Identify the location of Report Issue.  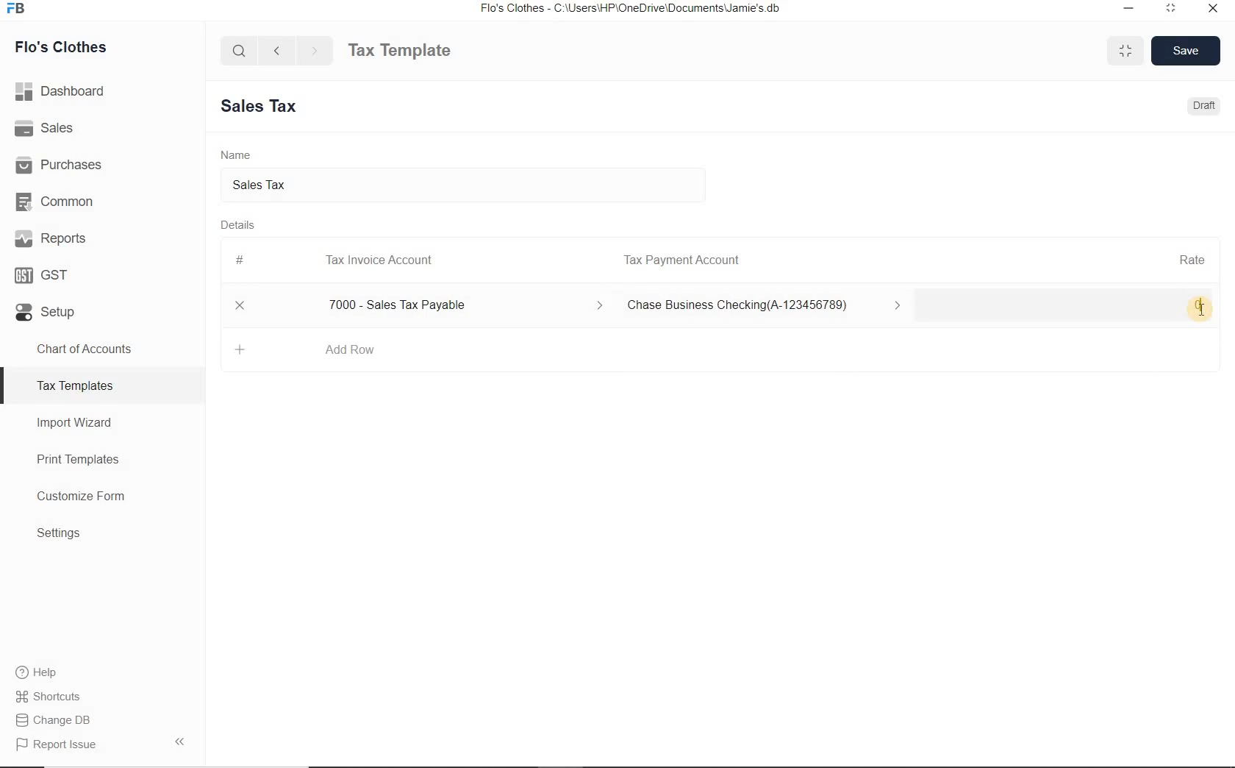
(102, 744).